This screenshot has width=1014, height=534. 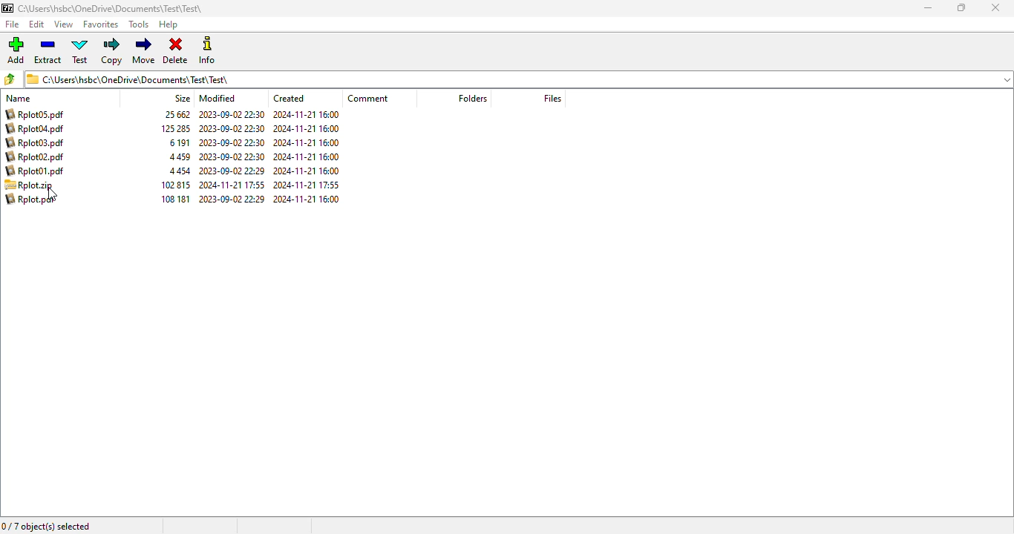 What do you see at coordinates (473, 99) in the screenshot?
I see `folders` at bounding box center [473, 99].